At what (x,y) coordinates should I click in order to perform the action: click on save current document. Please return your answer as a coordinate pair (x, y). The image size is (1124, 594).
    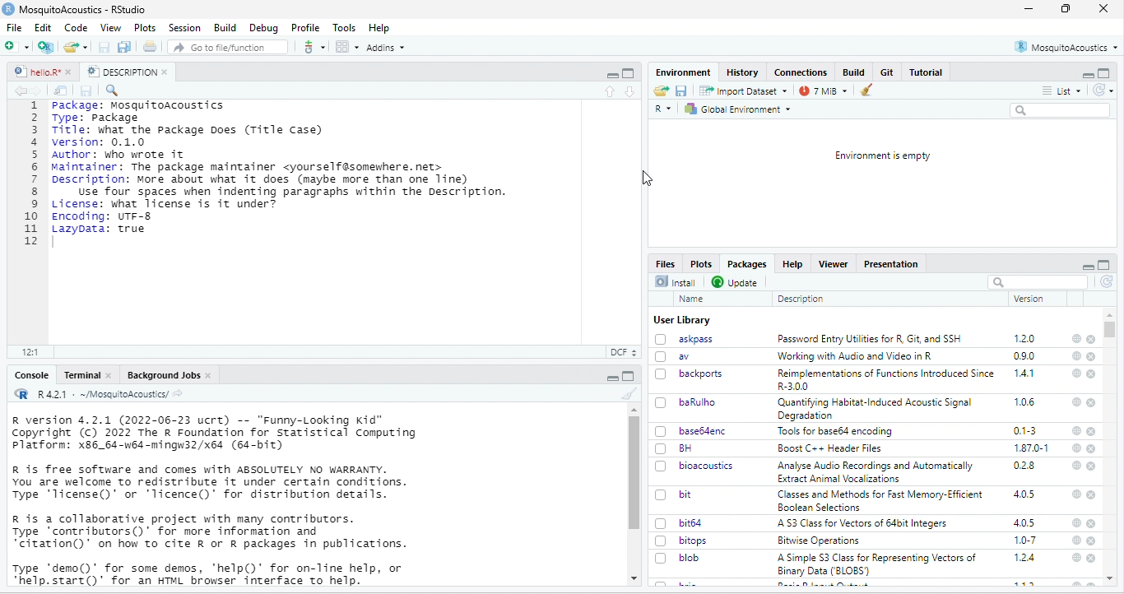
    Looking at the image, I should click on (105, 47).